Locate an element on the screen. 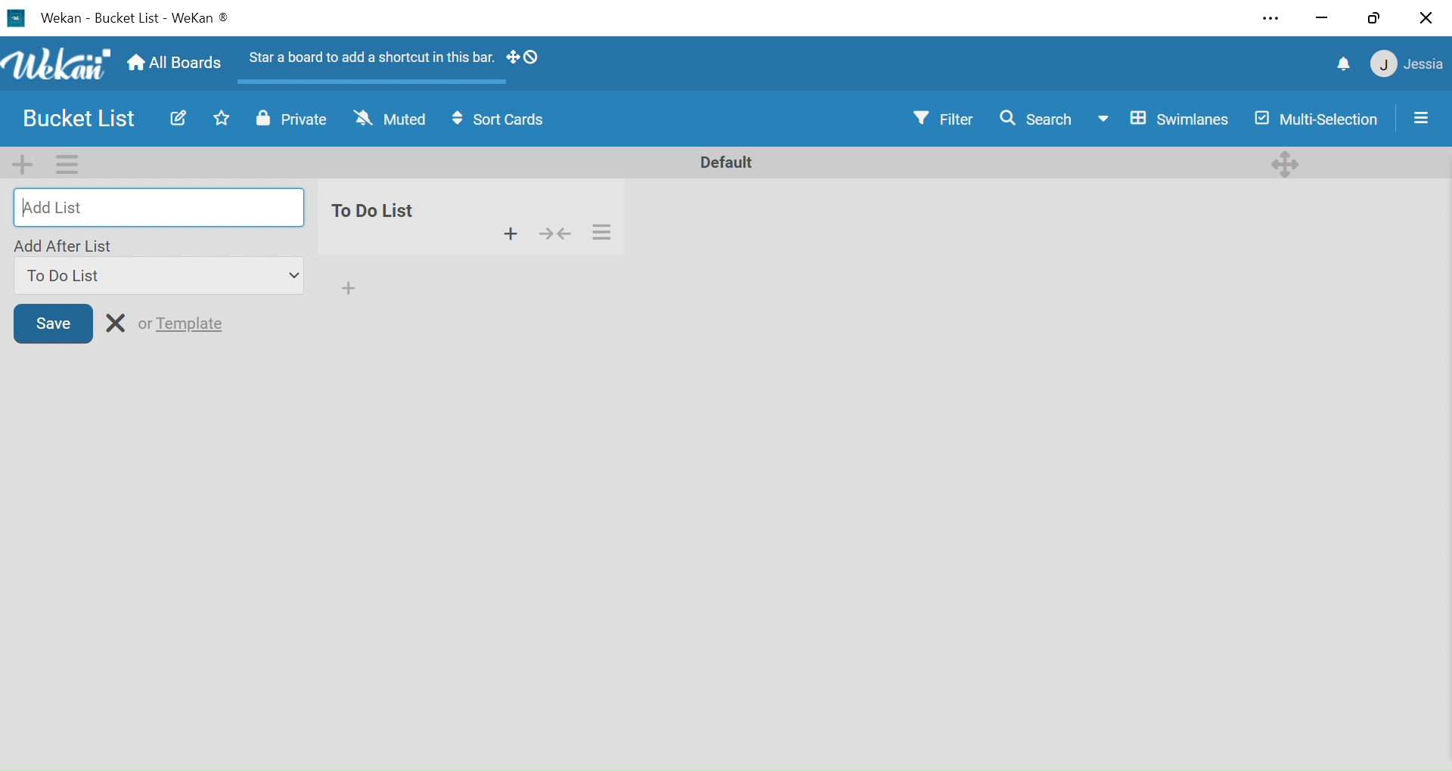 The image size is (1452, 771). minimize is located at coordinates (1322, 19).